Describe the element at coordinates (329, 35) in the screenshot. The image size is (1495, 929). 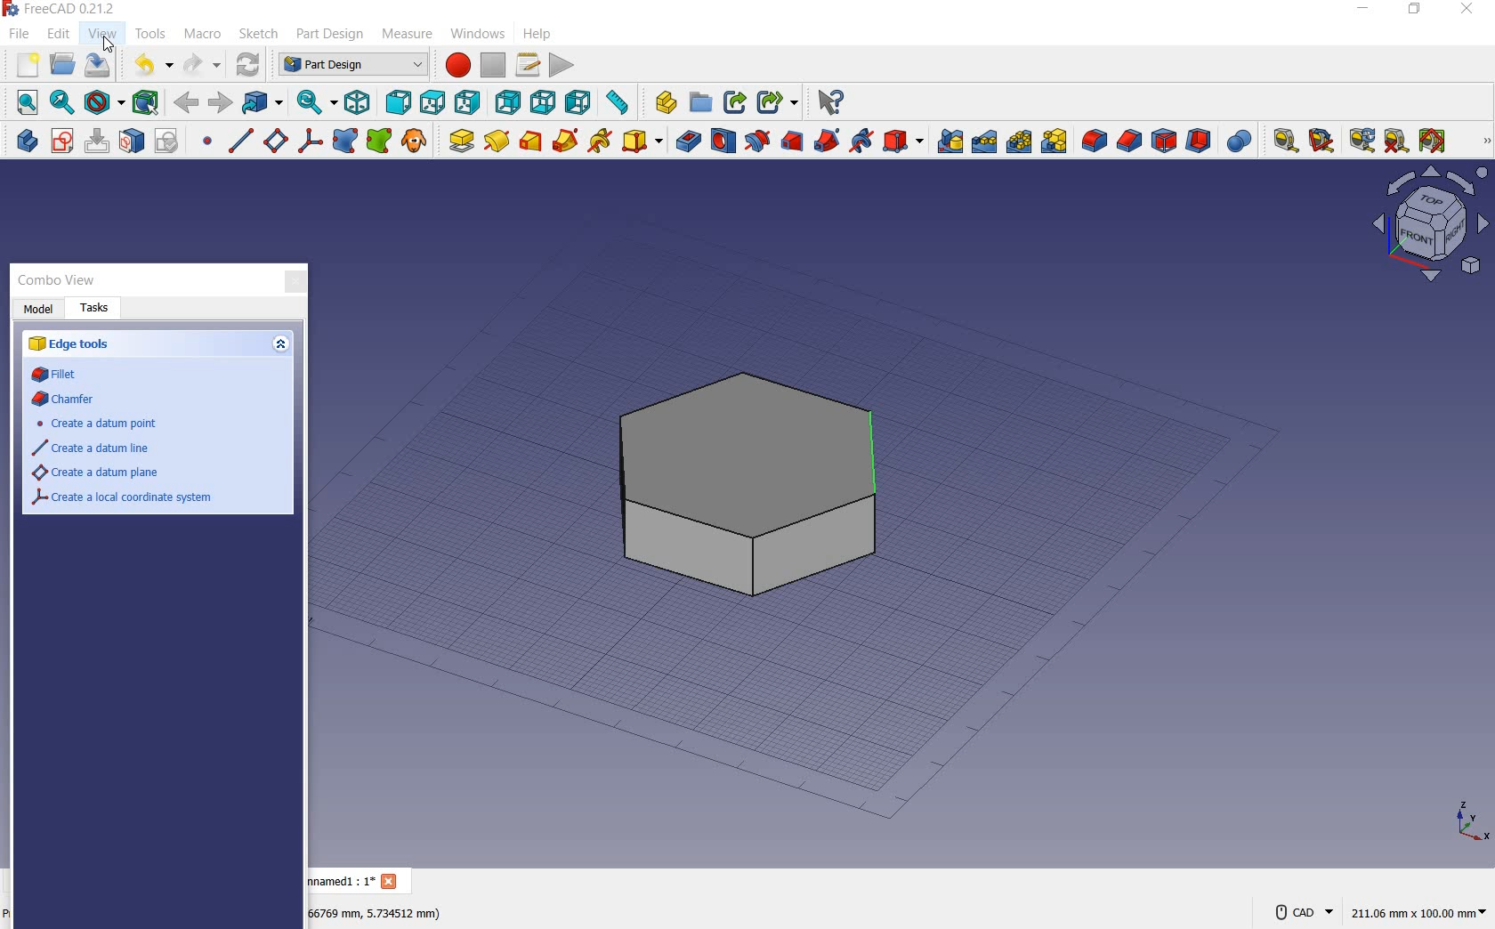
I see `part design` at that location.